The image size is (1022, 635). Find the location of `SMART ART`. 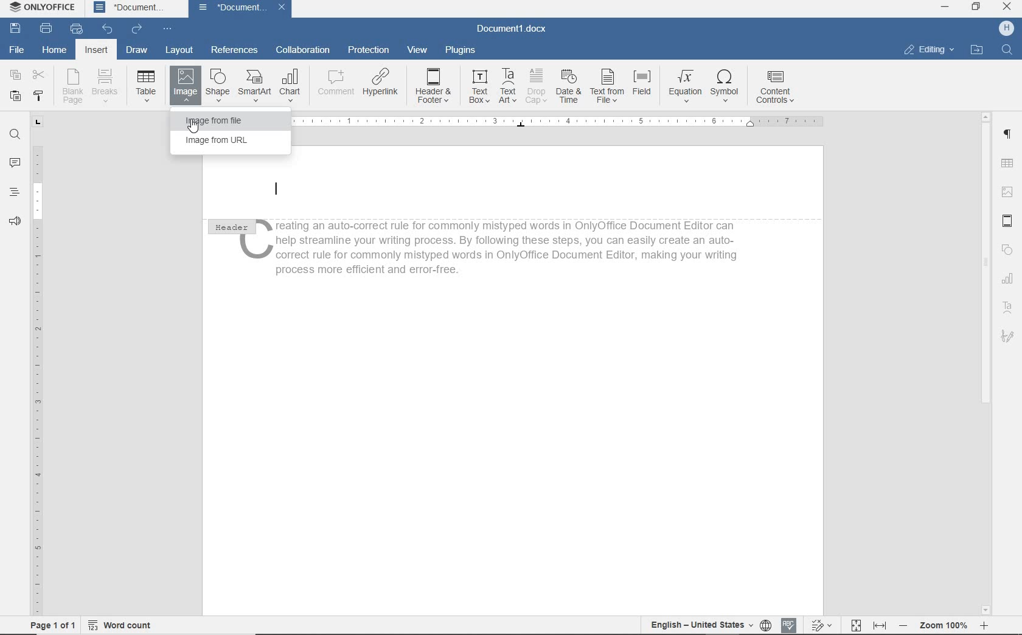

SMART ART is located at coordinates (255, 86).